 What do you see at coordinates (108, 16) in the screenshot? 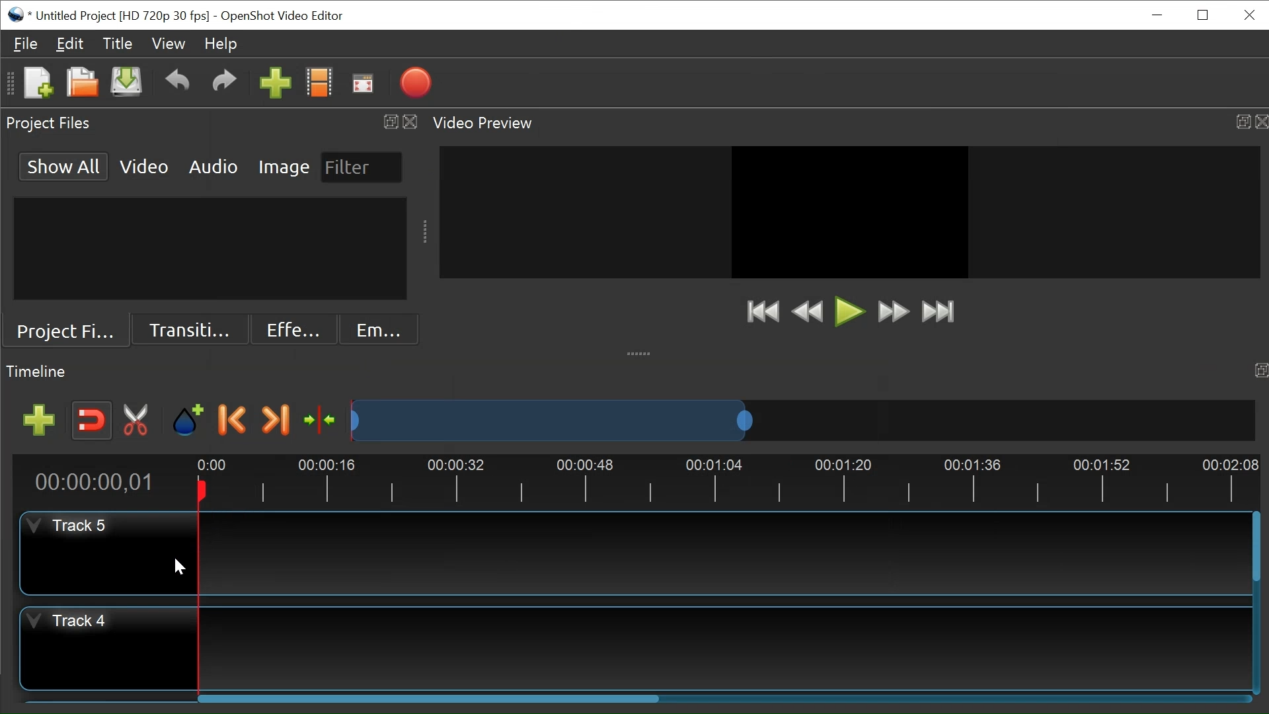
I see `File Name` at bounding box center [108, 16].